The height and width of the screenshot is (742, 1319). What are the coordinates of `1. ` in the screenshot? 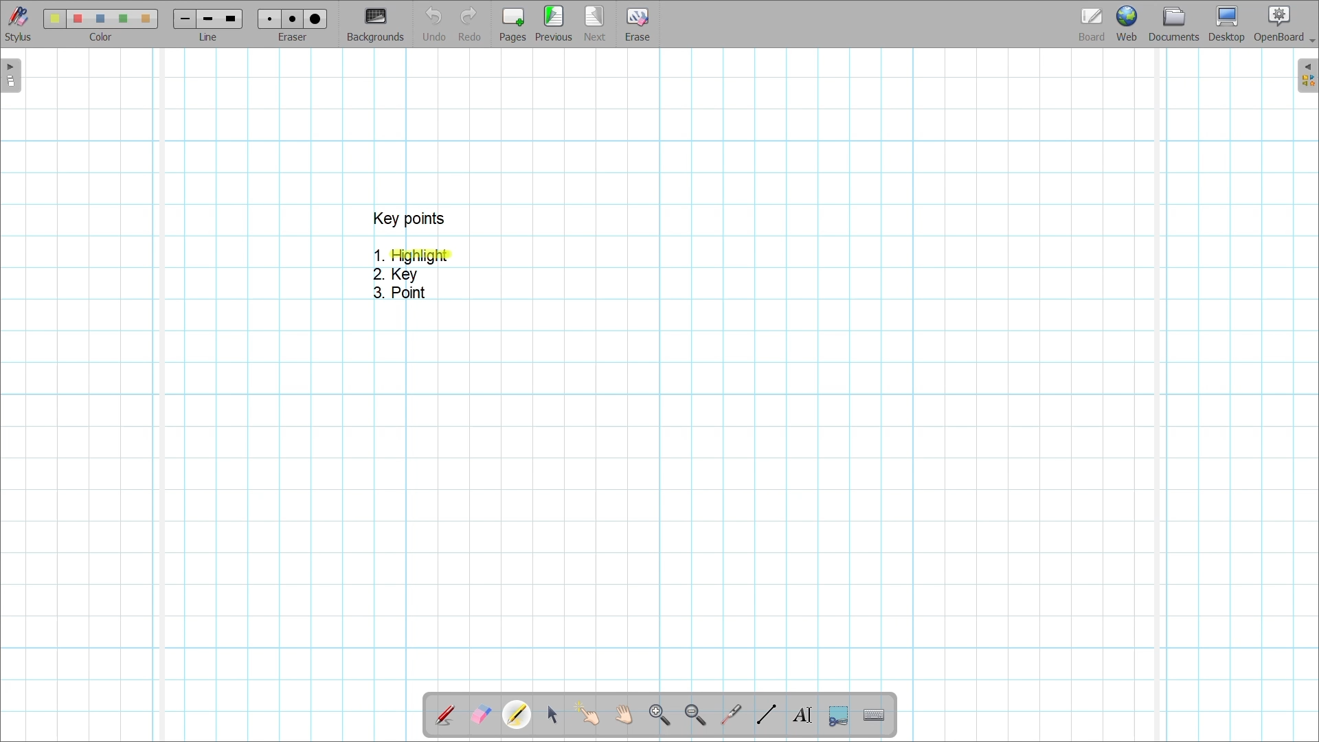 It's located at (379, 255).